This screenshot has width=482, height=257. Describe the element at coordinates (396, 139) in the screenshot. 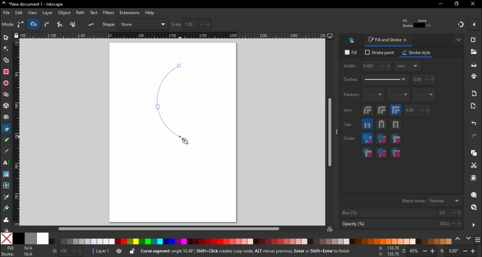

I see `fill, markers, stroke` at that location.